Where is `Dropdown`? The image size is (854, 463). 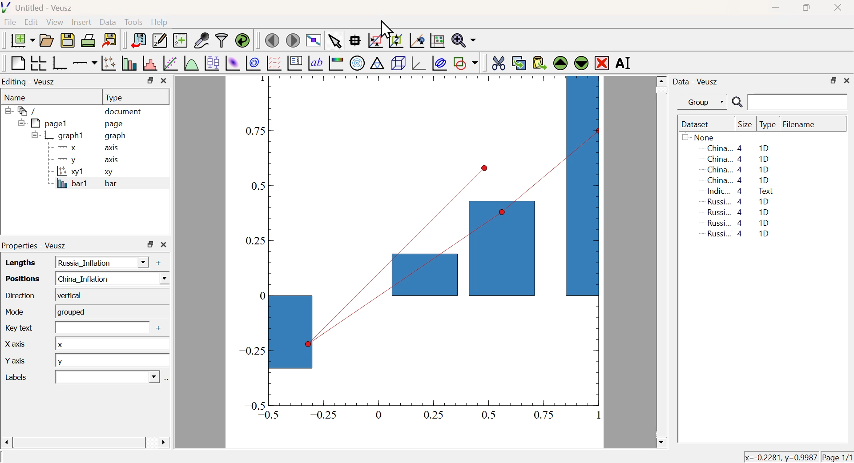 Dropdown is located at coordinates (102, 377).